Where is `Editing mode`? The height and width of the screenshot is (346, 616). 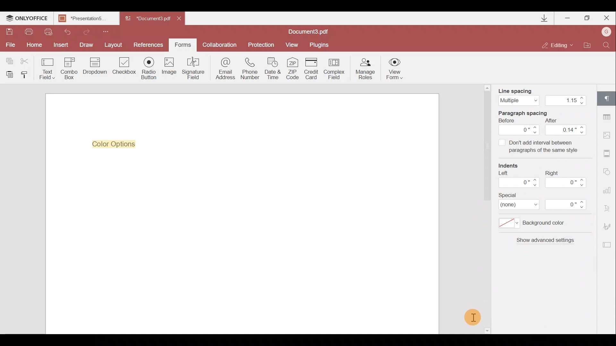
Editing mode is located at coordinates (558, 46).